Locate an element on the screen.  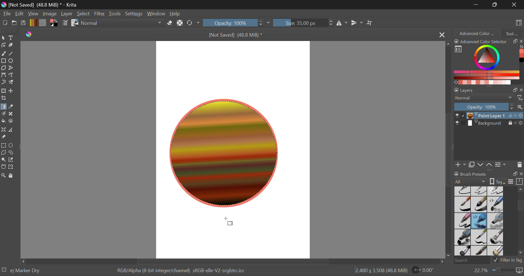
Bezier Curve Selection is located at coordinates (3, 167).